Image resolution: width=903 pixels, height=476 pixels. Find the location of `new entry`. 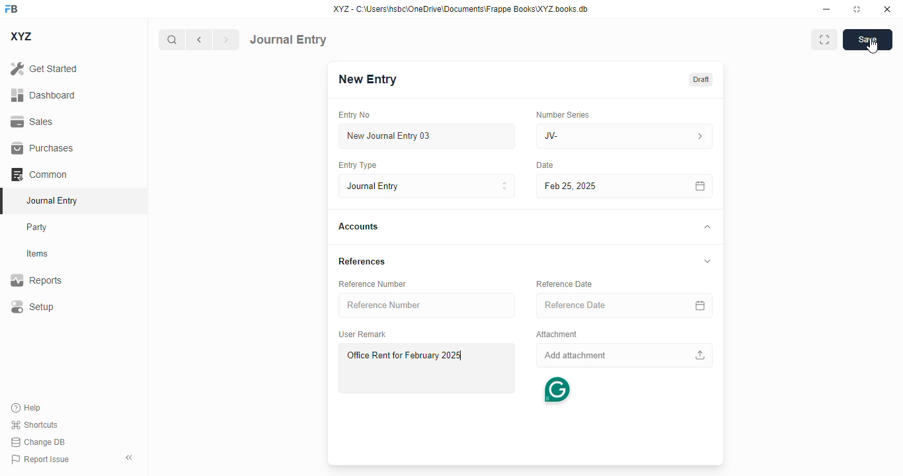

new entry is located at coordinates (366, 79).